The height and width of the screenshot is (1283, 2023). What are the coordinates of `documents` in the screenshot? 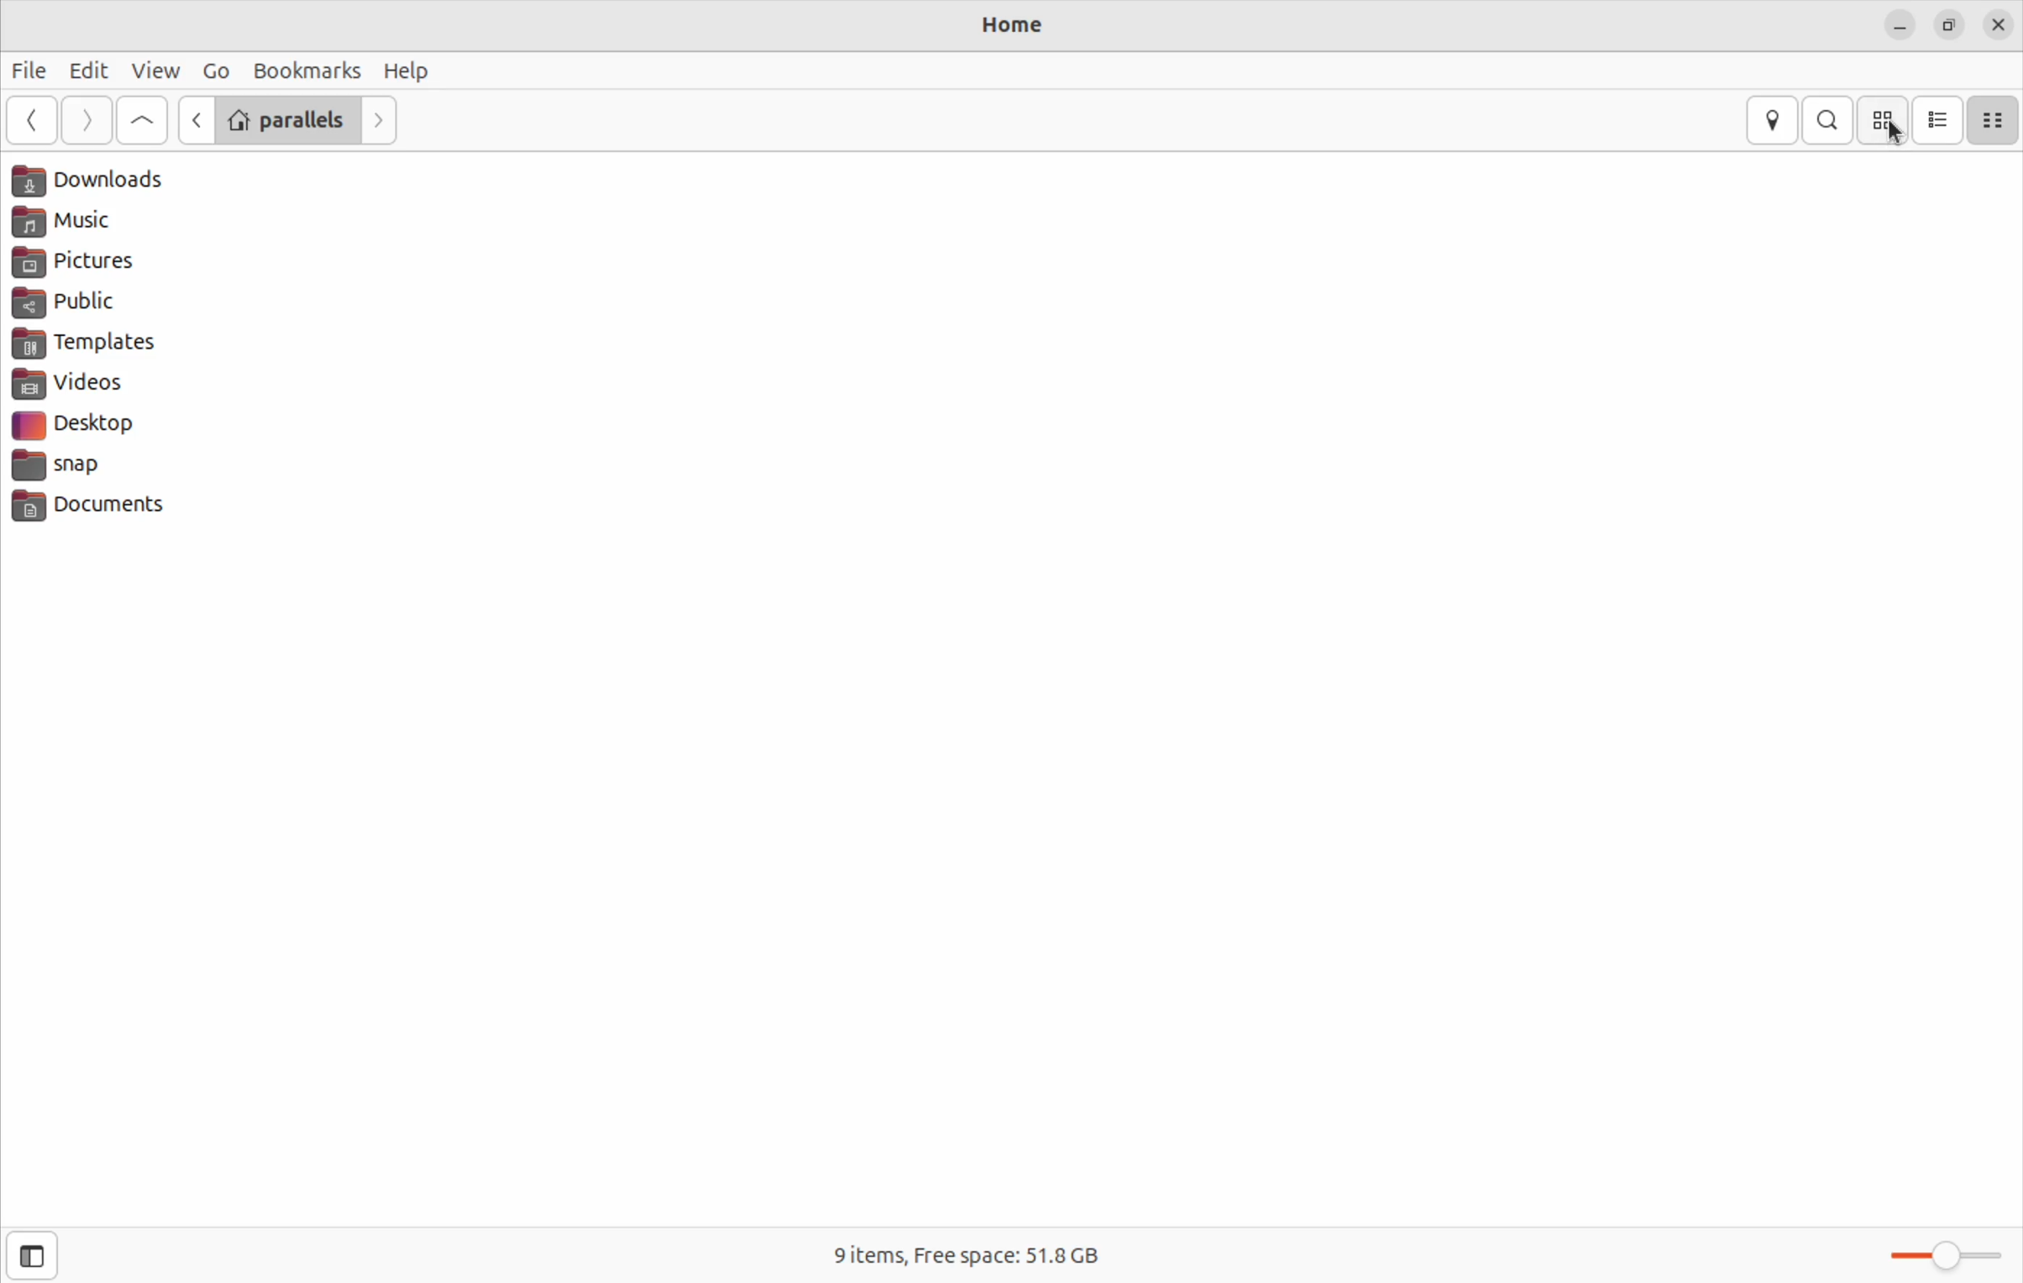 It's located at (89, 511).